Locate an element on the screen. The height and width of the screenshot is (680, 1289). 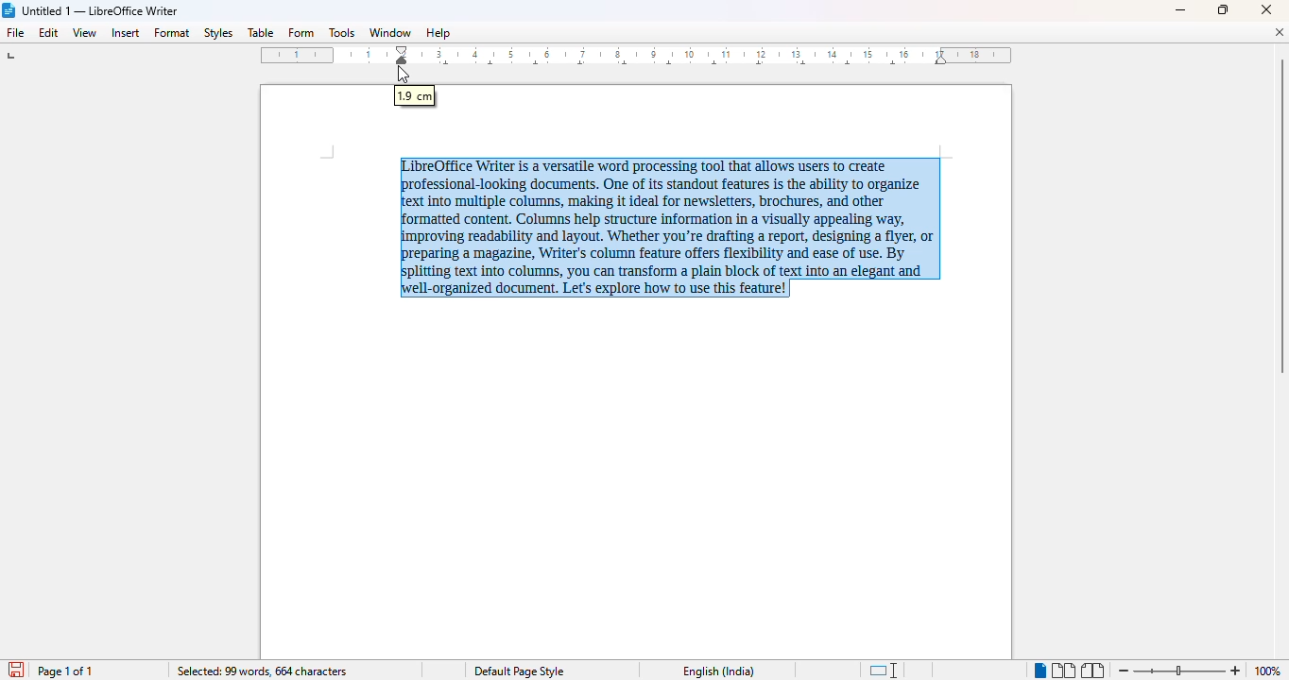
selected: 99 words 664 characters is located at coordinates (263, 671).